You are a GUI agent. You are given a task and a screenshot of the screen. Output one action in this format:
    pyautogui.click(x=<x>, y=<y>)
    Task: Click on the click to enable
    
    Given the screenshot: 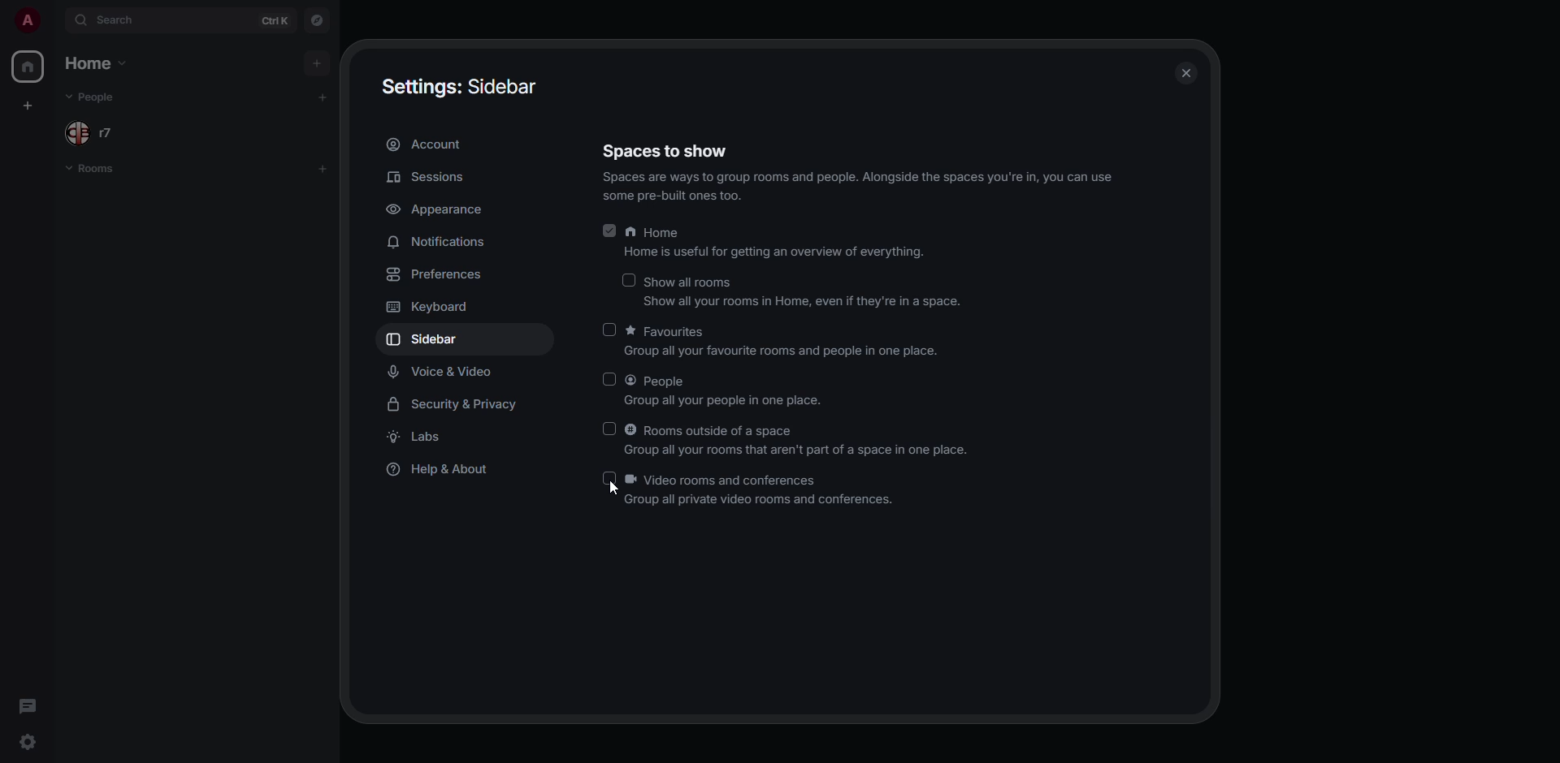 What is the action you would take?
    pyautogui.click(x=609, y=379)
    